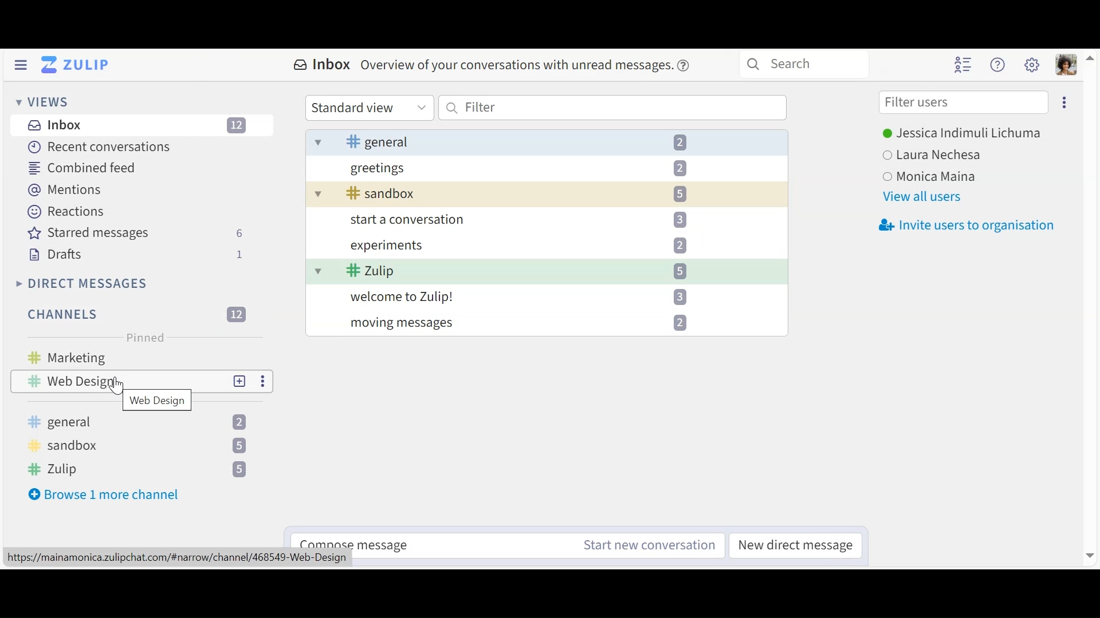 The width and height of the screenshot is (1100, 618). I want to click on welcome to Zulip!, so click(546, 295).